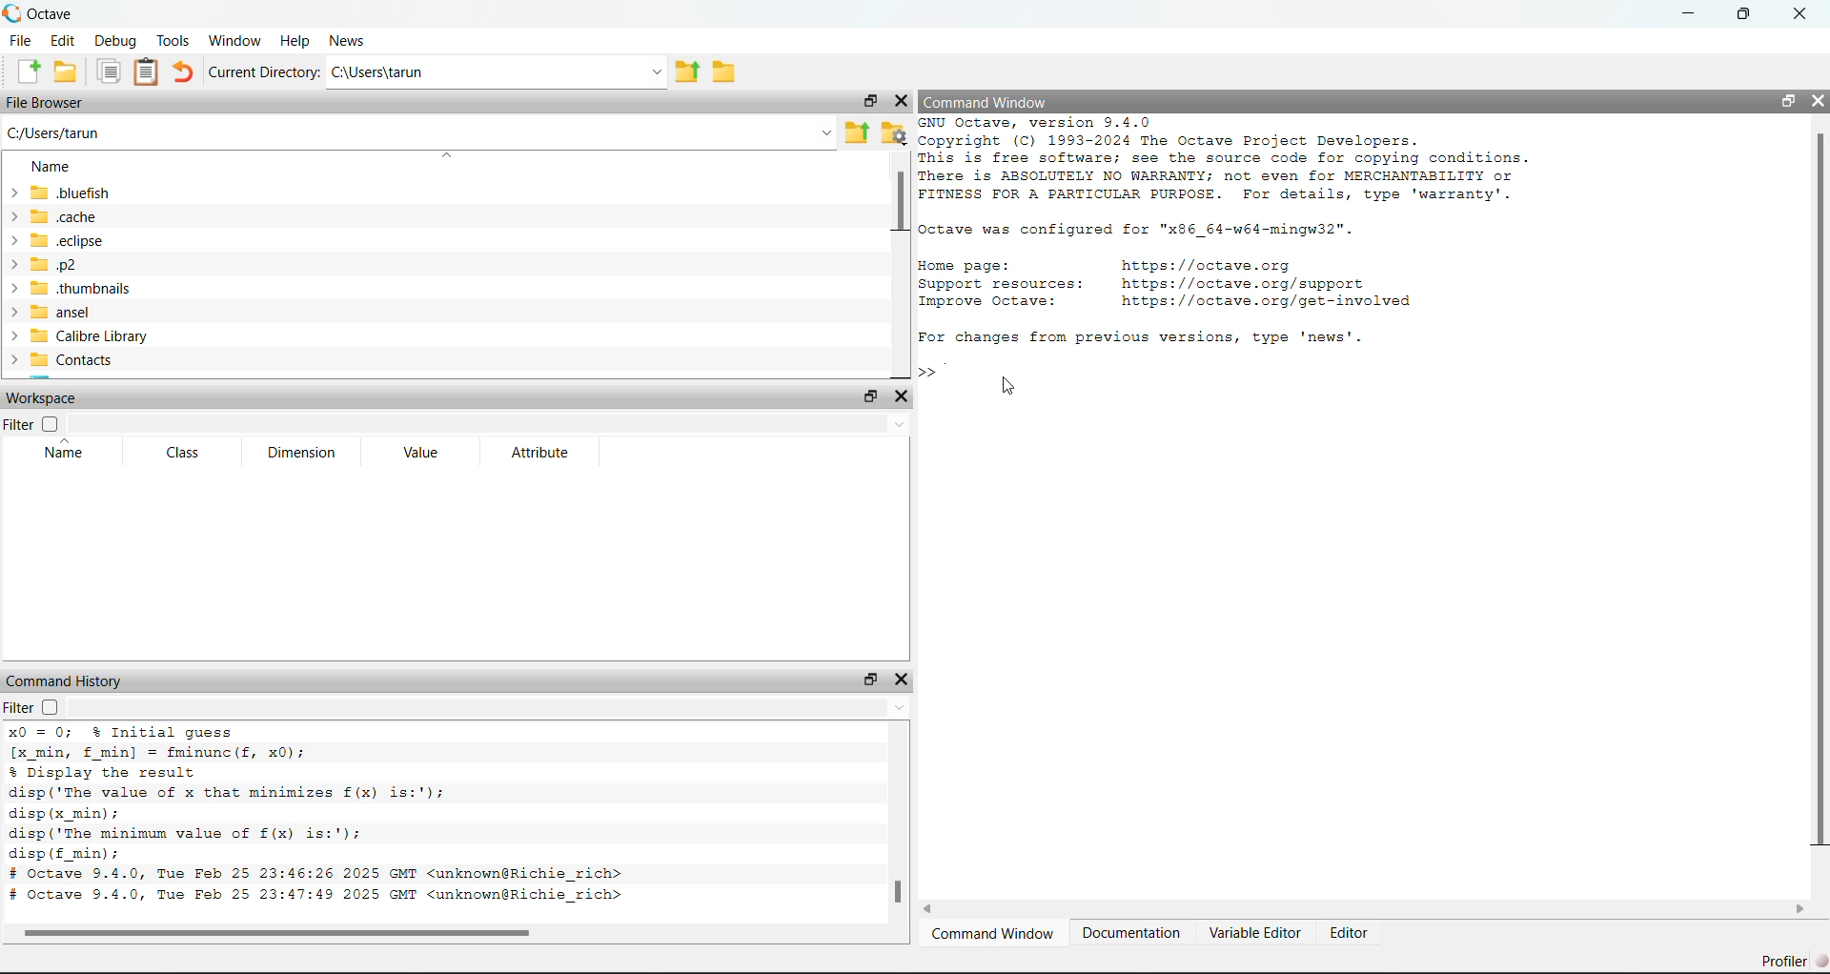  What do you see at coordinates (1819, 97) in the screenshot?
I see `Close` at bounding box center [1819, 97].